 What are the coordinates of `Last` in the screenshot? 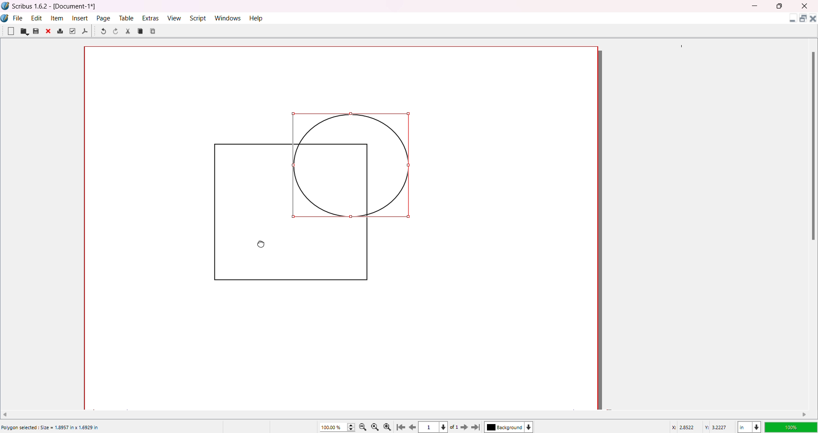 It's located at (477, 427).